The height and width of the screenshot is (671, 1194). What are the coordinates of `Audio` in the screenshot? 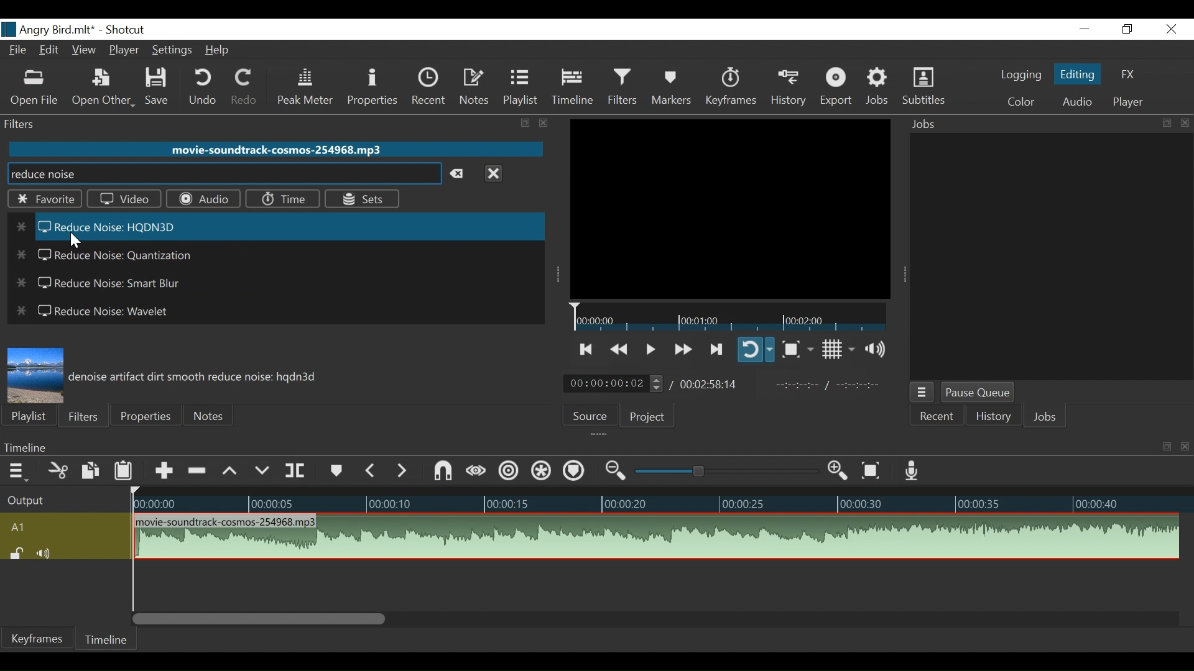 It's located at (203, 198).